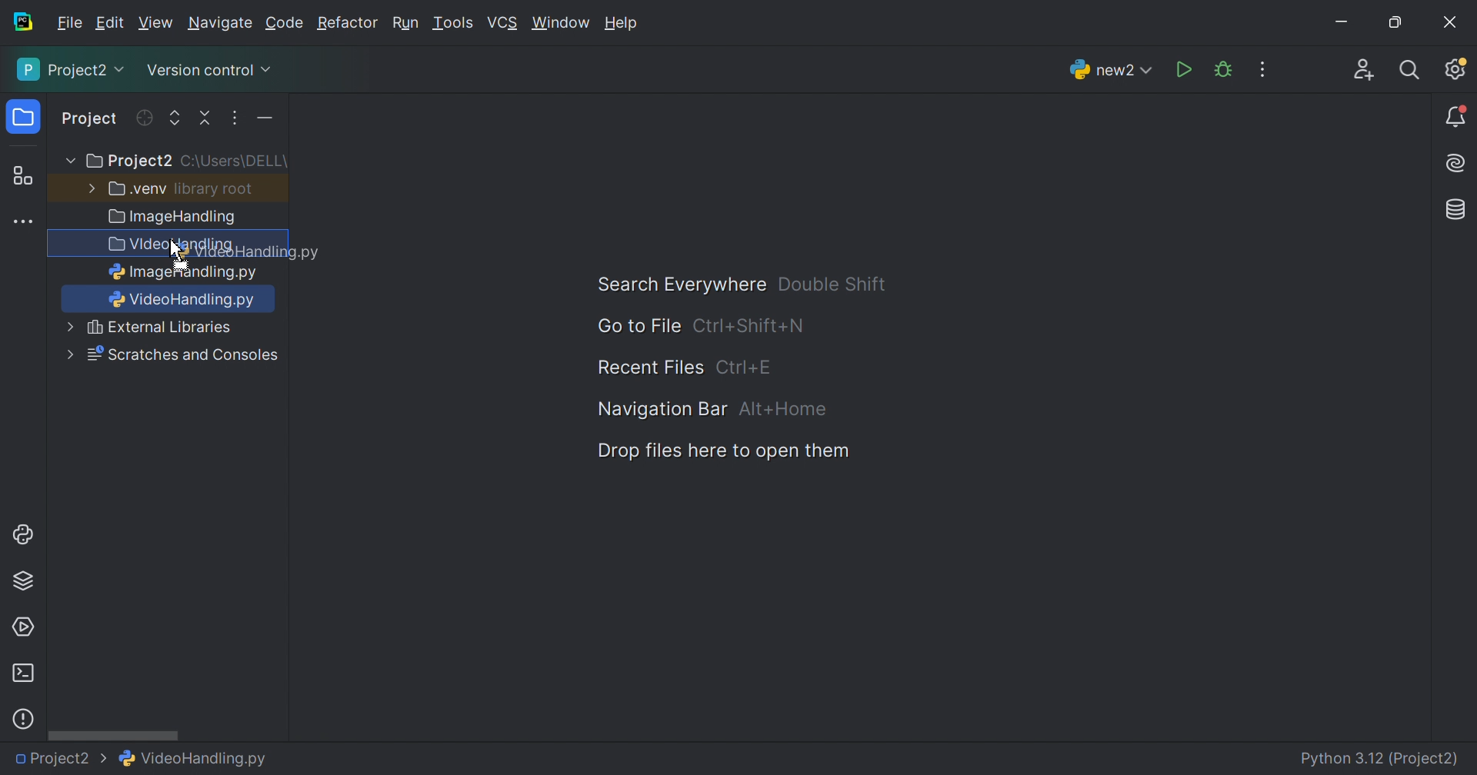 Image resolution: width=1477 pixels, height=775 pixels. Describe the element at coordinates (452, 23) in the screenshot. I see `Tools` at that location.